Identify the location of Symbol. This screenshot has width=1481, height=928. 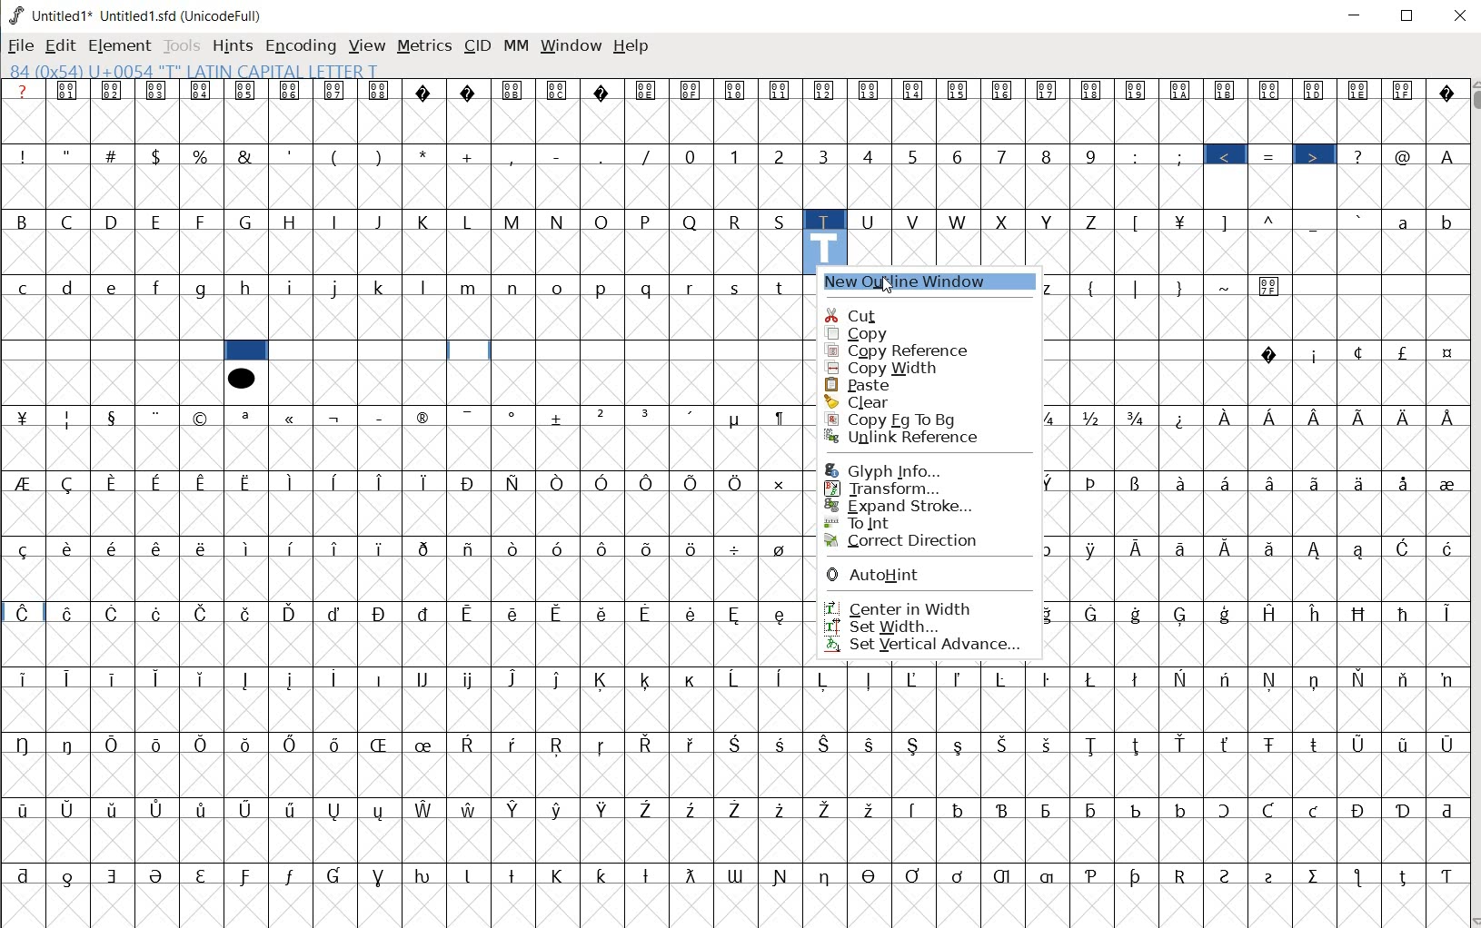
(1049, 481).